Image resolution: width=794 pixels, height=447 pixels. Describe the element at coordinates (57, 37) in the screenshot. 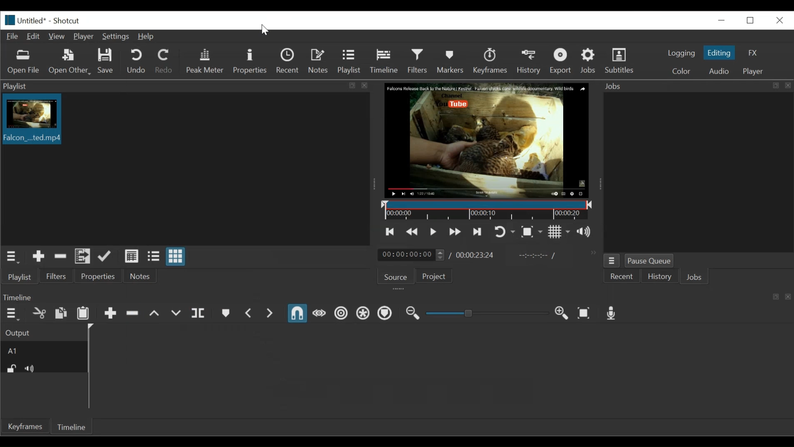

I see `View` at that location.